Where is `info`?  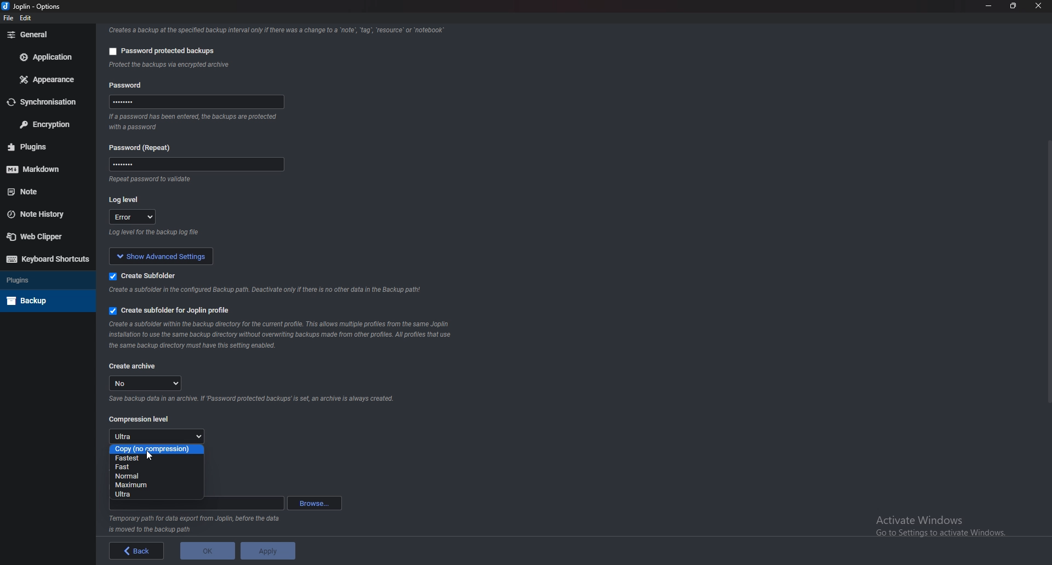 info is located at coordinates (196, 122).